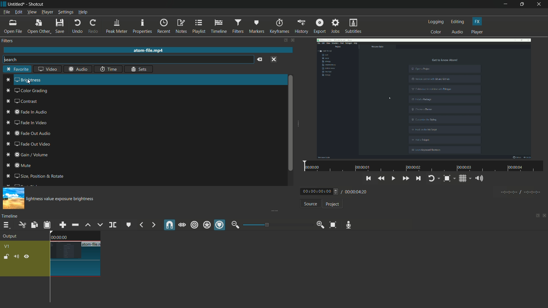  What do you see at coordinates (48, 12) in the screenshot?
I see `player menu` at bounding box center [48, 12].